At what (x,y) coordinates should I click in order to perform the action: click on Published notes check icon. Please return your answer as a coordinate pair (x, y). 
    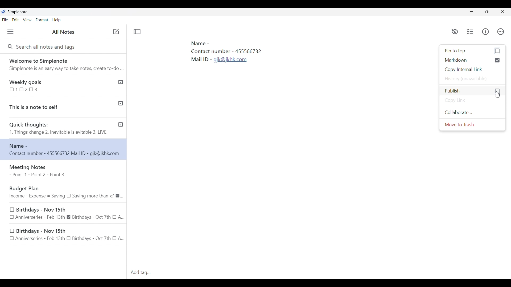
    Looking at the image, I should click on (121, 102).